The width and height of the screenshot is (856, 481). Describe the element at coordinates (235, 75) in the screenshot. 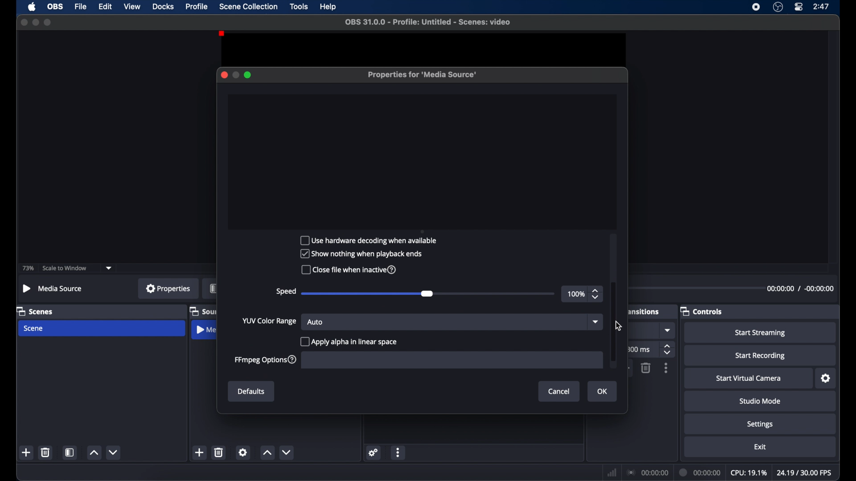

I see `minimize` at that location.